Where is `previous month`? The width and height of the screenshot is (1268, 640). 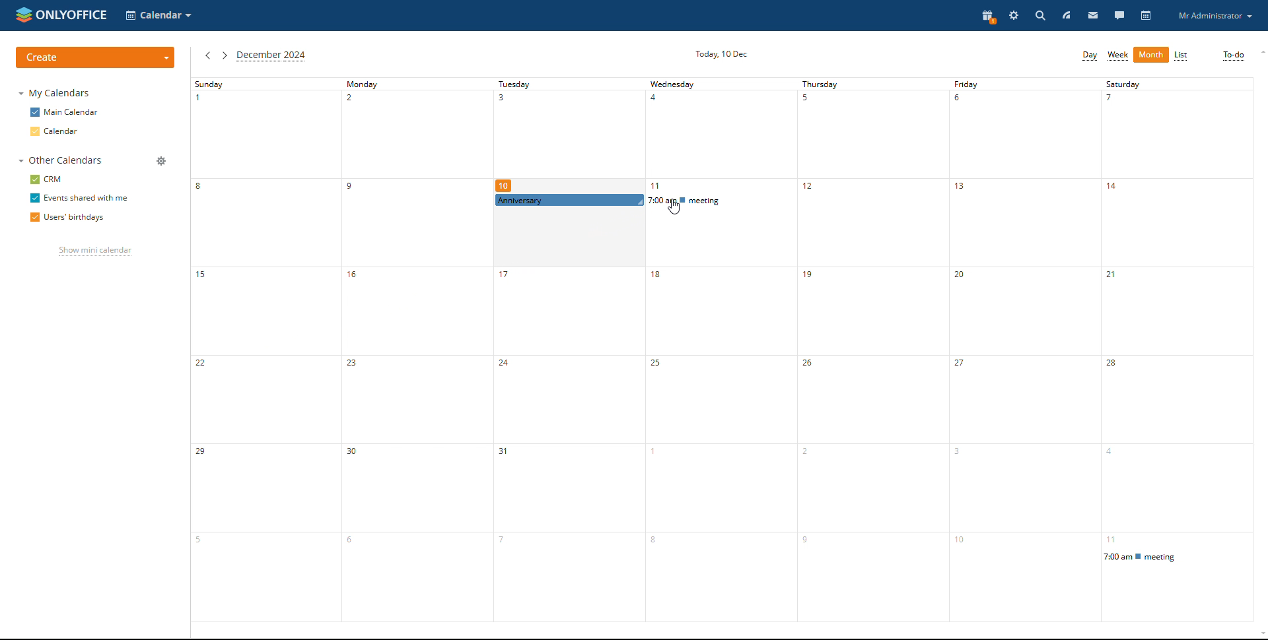
previous month is located at coordinates (207, 56).